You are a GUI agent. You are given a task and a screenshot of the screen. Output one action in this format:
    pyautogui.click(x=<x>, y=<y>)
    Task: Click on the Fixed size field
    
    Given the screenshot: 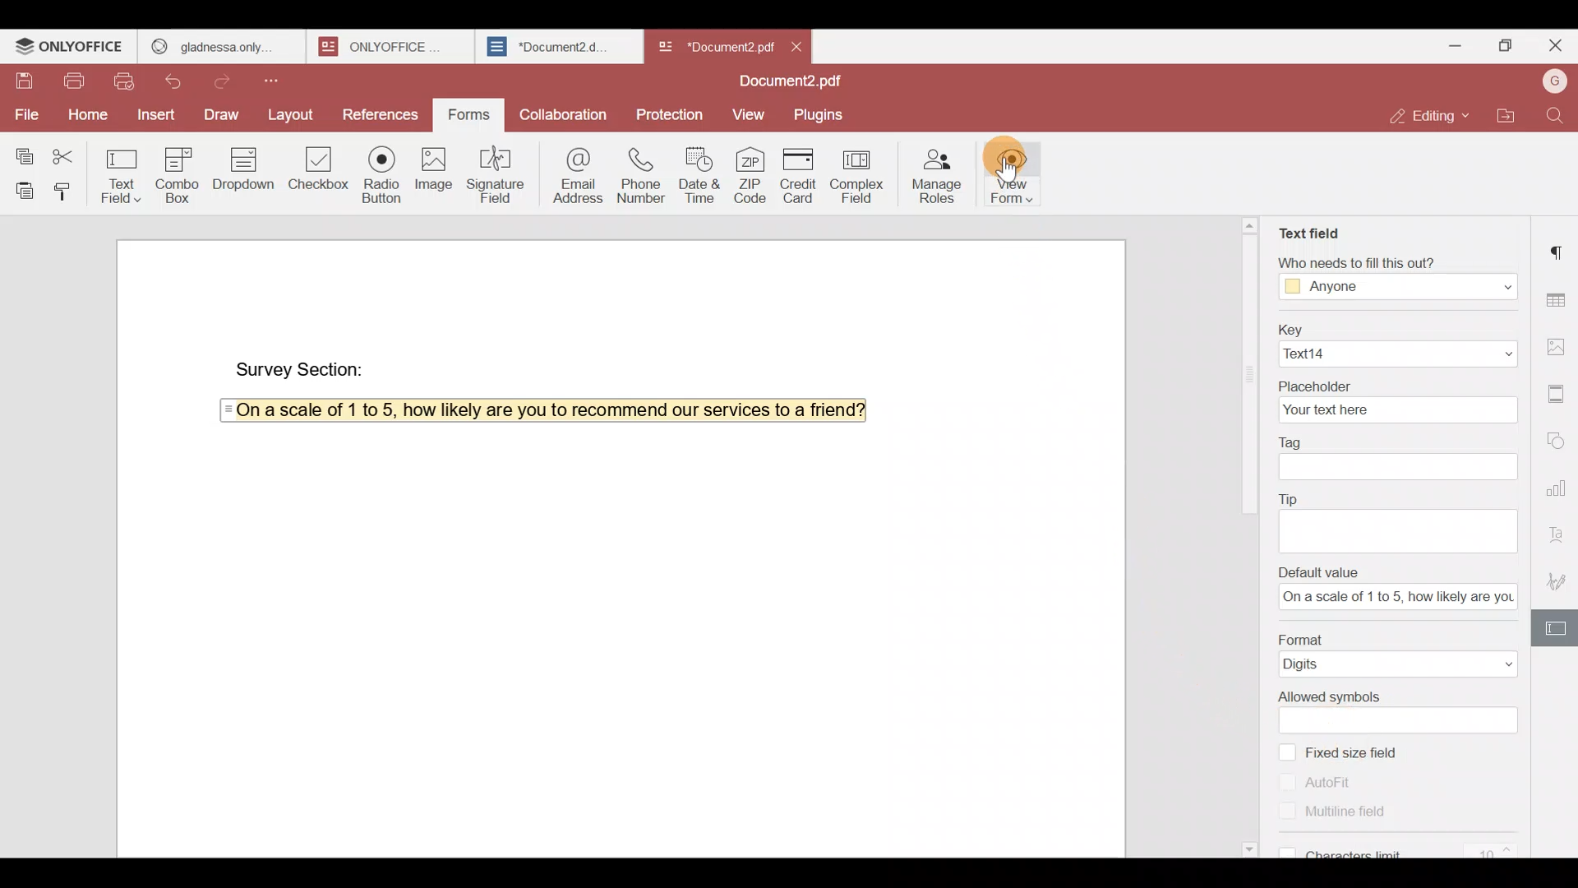 What is the action you would take?
    pyautogui.click(x=1360, y=751)
    